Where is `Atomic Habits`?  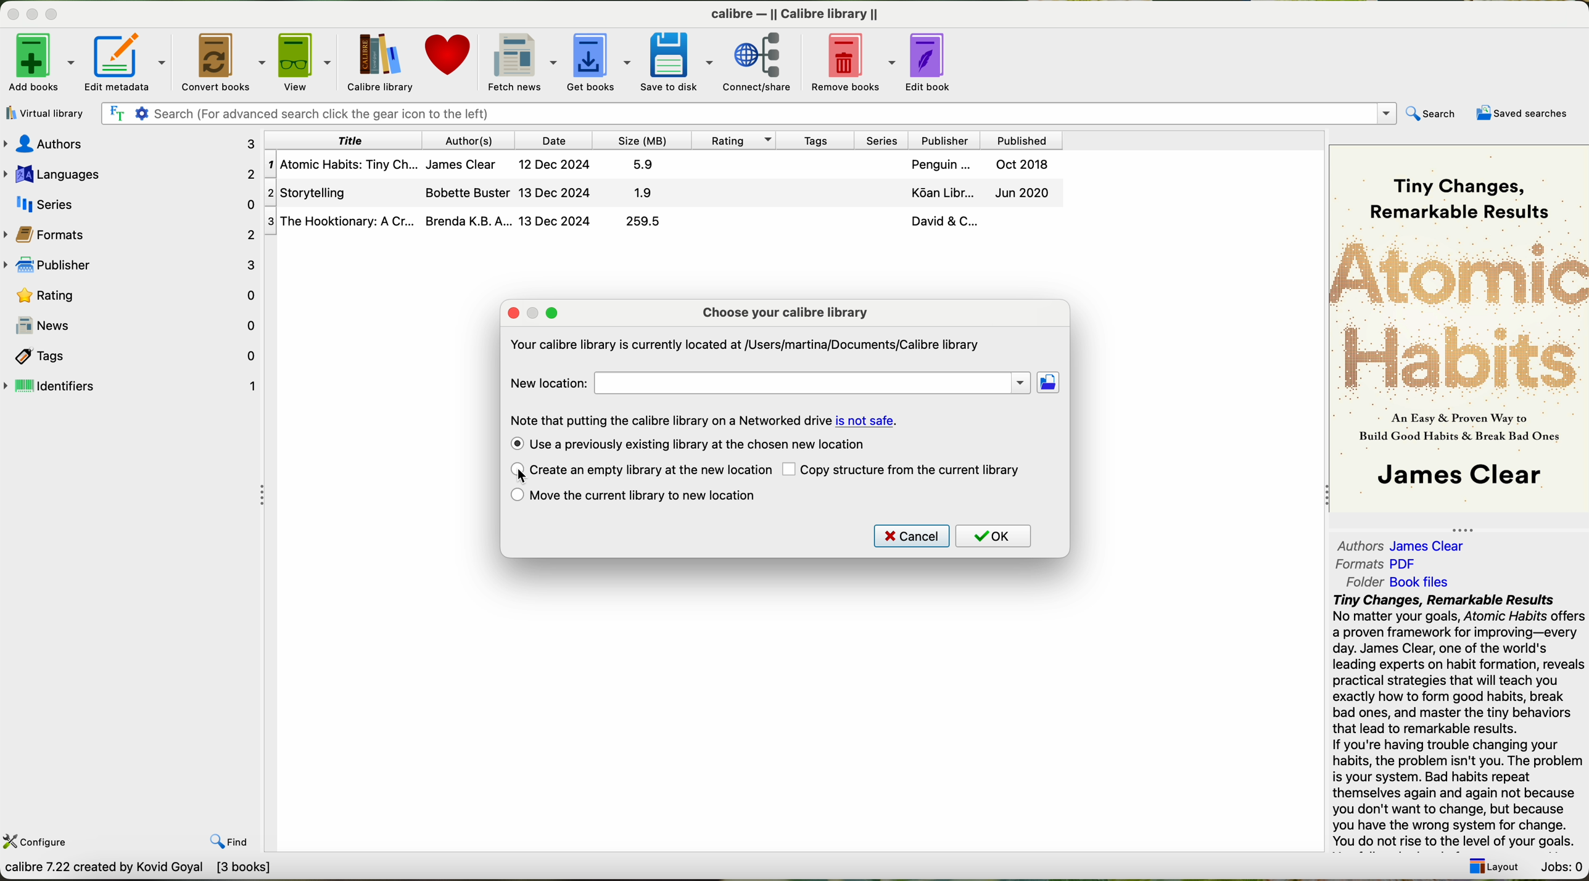 Atomic Habits is located at coordinates (1460, 314).